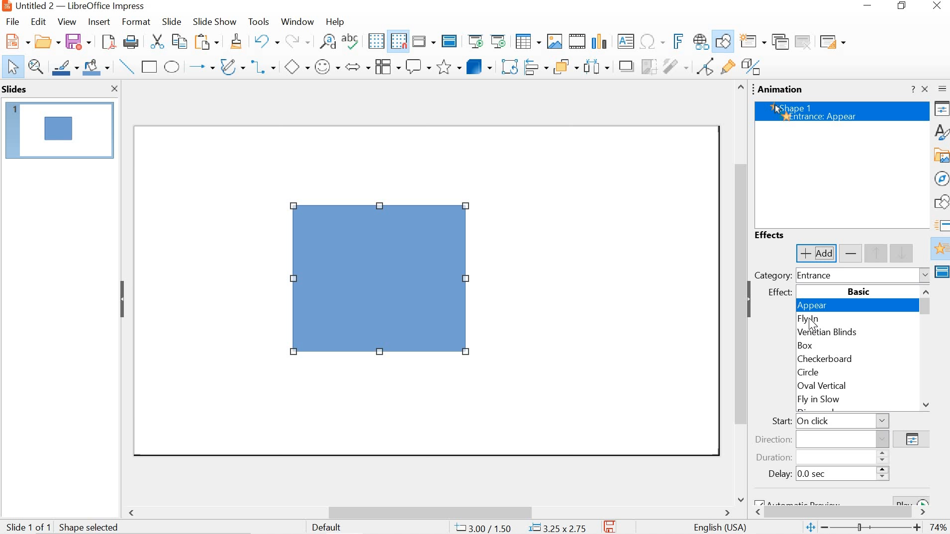 This screenshot has height=534, width=950. I want to click on slide transition, so click(941, 224).